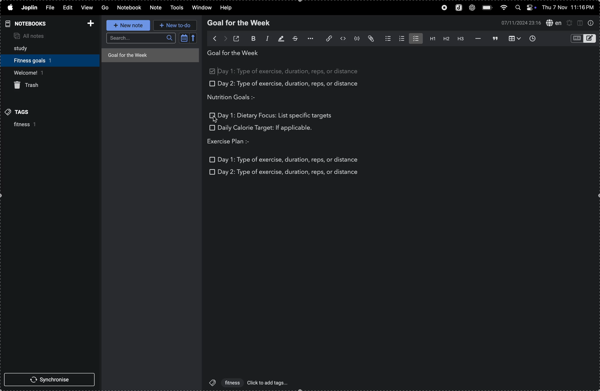 The height and width of the screenshot is (391, 600). What do you see at coordinates (29, 8) in the screenshot?
I see `joplin` at bounding box center [29, 8].